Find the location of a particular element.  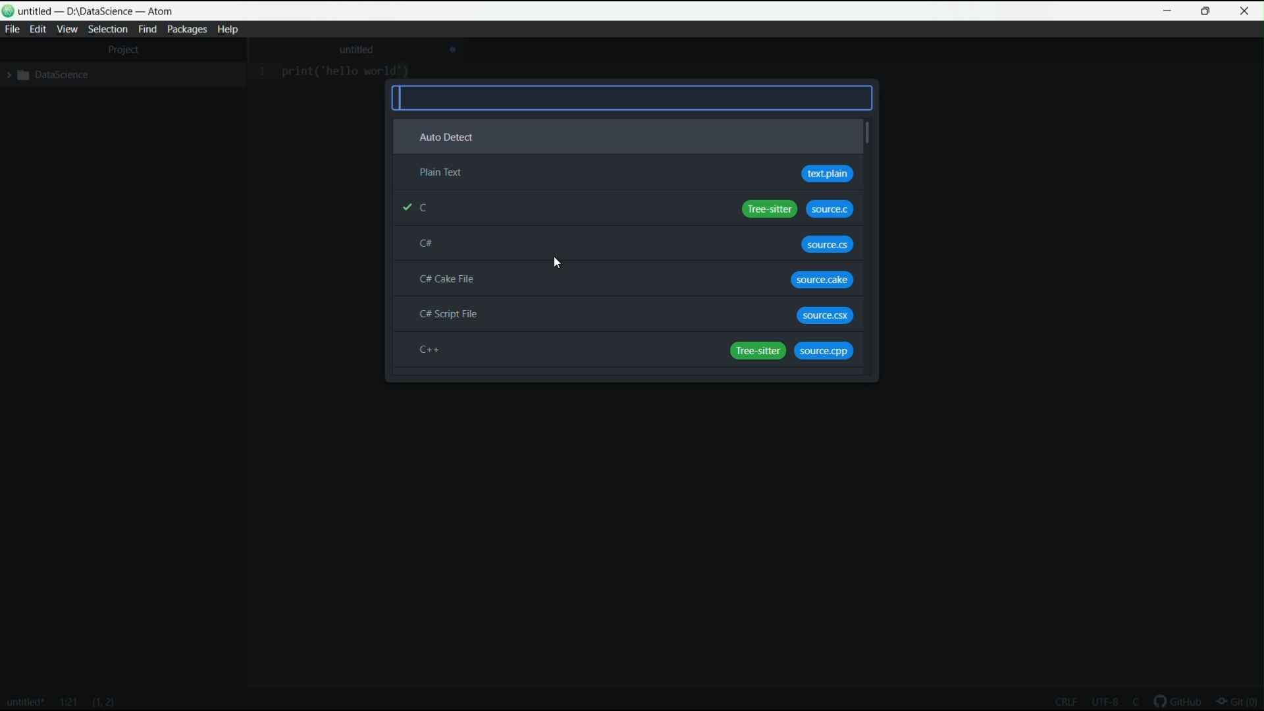

language is located at coordinates (1135, 701).